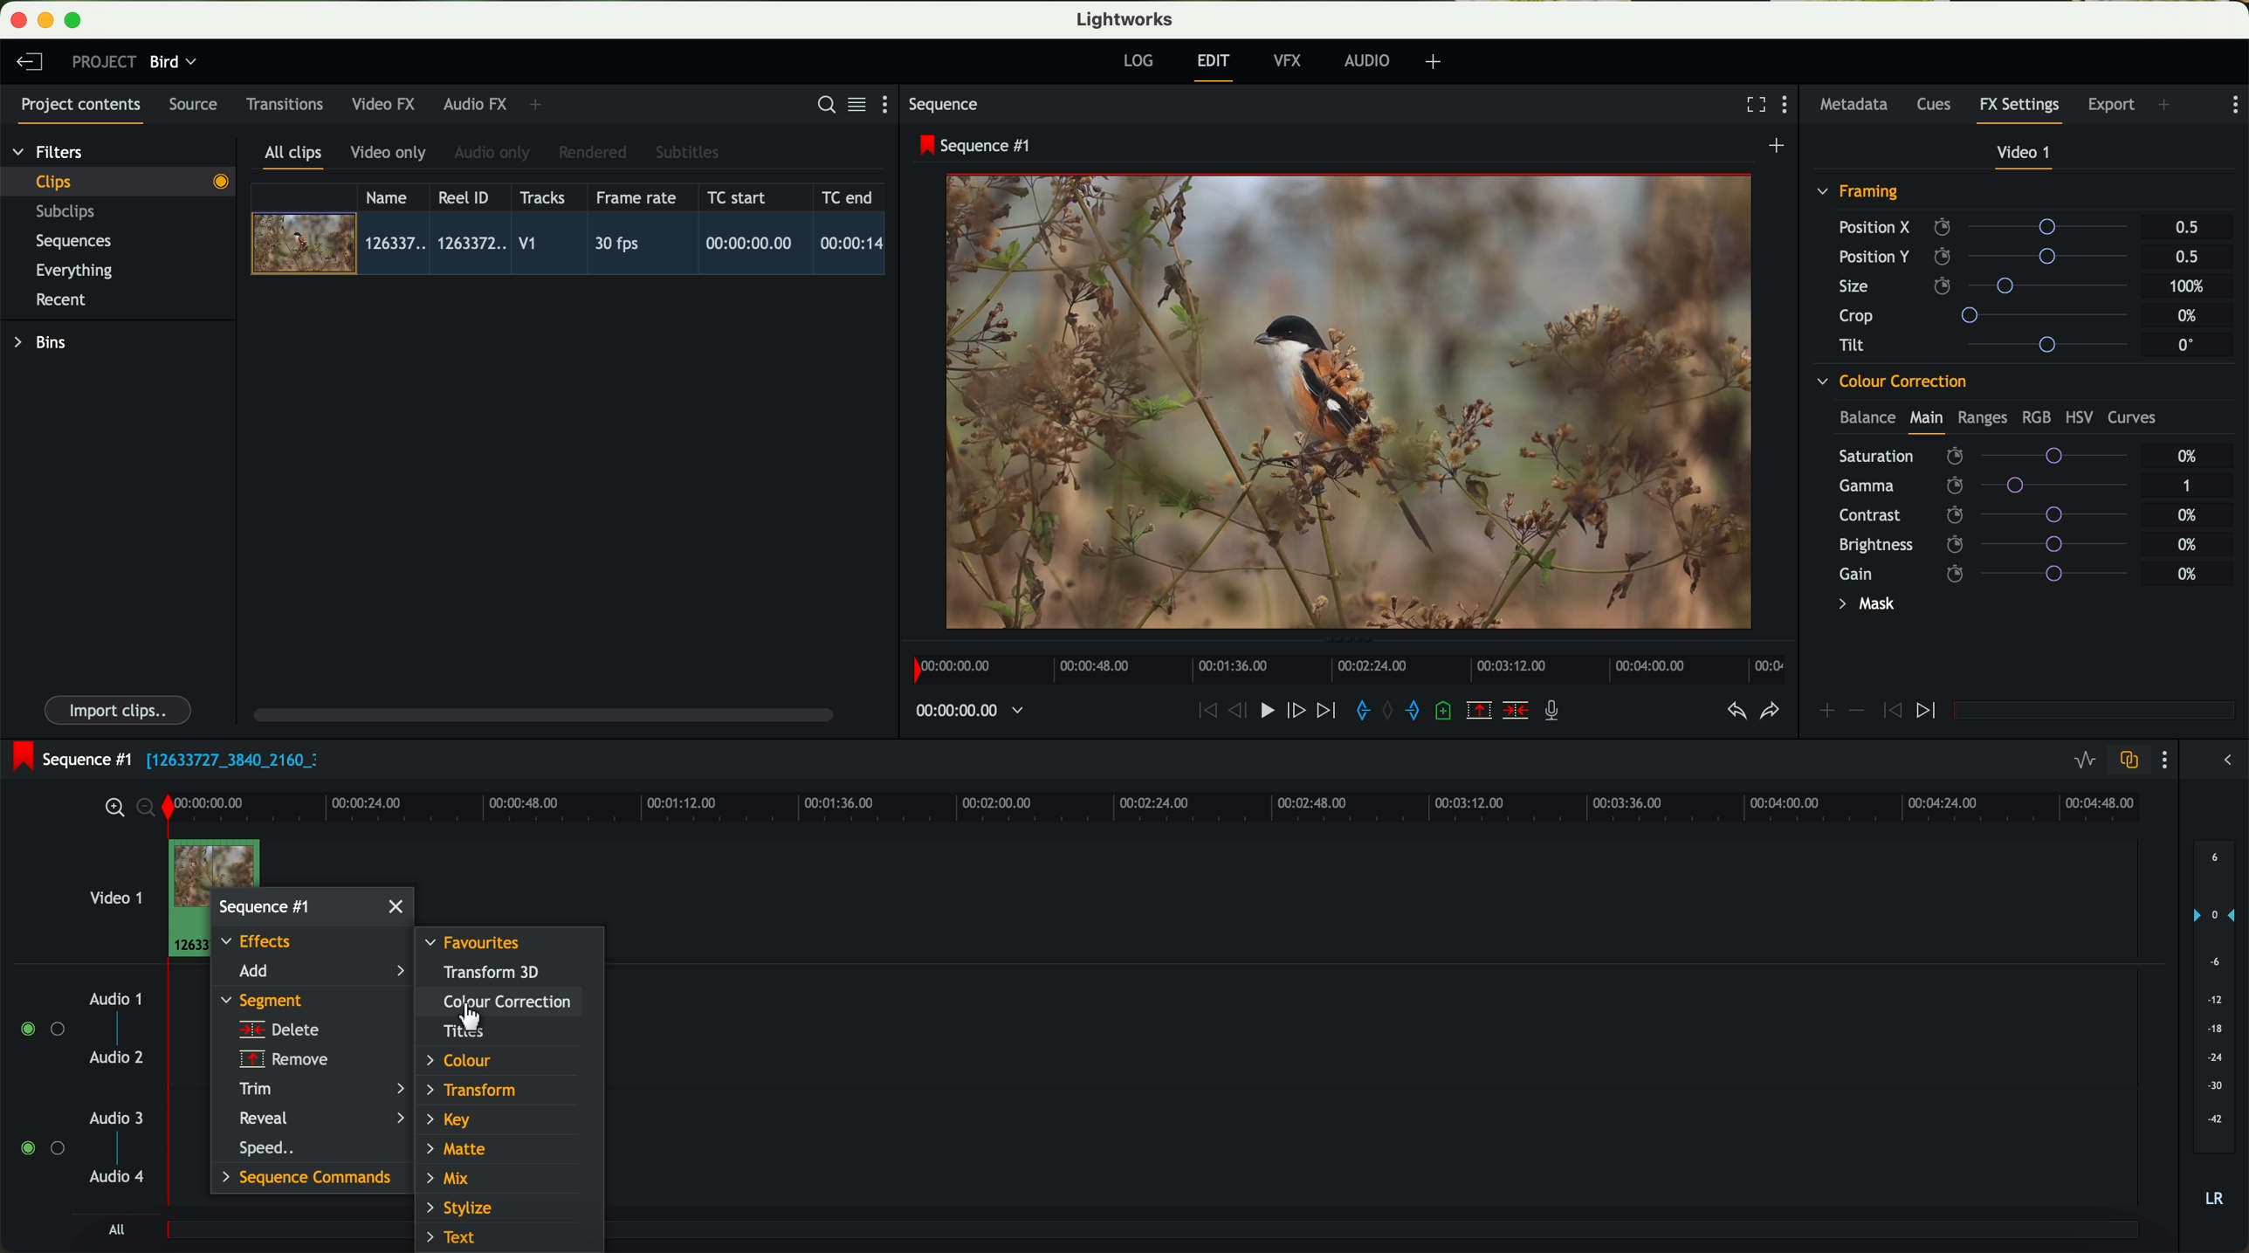 Image resolution: width=2249 pixels, height=1253 pixels. I want to click on speed, so click(265, 1148).